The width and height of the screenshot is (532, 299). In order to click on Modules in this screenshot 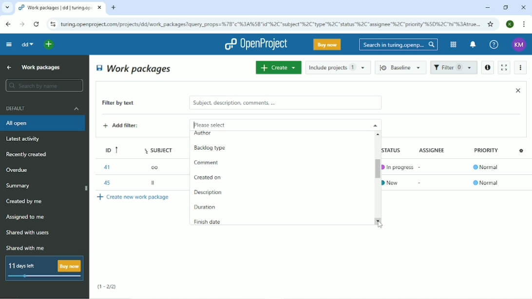, I will do `click(452, 44)`.